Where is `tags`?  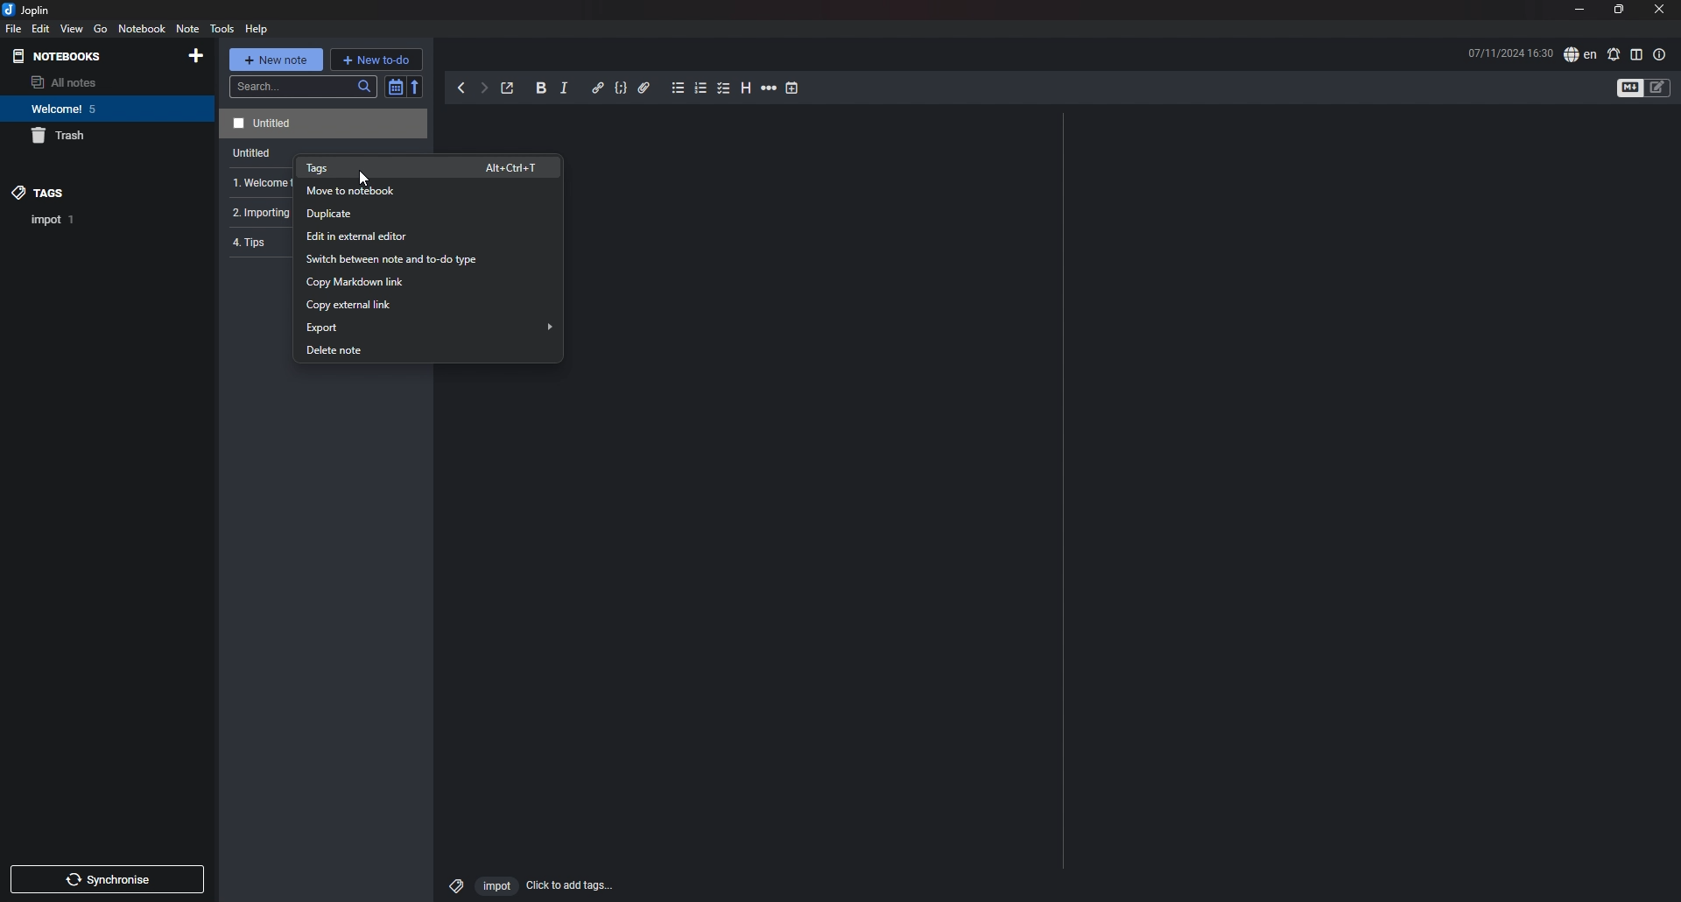 tags is located at coordinates (431, 167).